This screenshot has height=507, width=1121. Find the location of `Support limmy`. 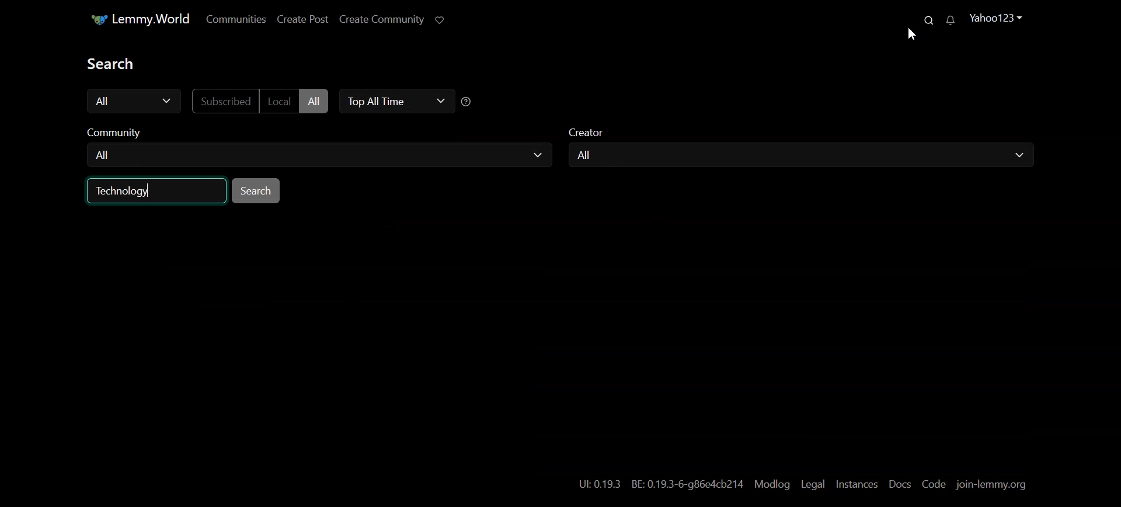

Support limmy is located at coordinates (440, 19).